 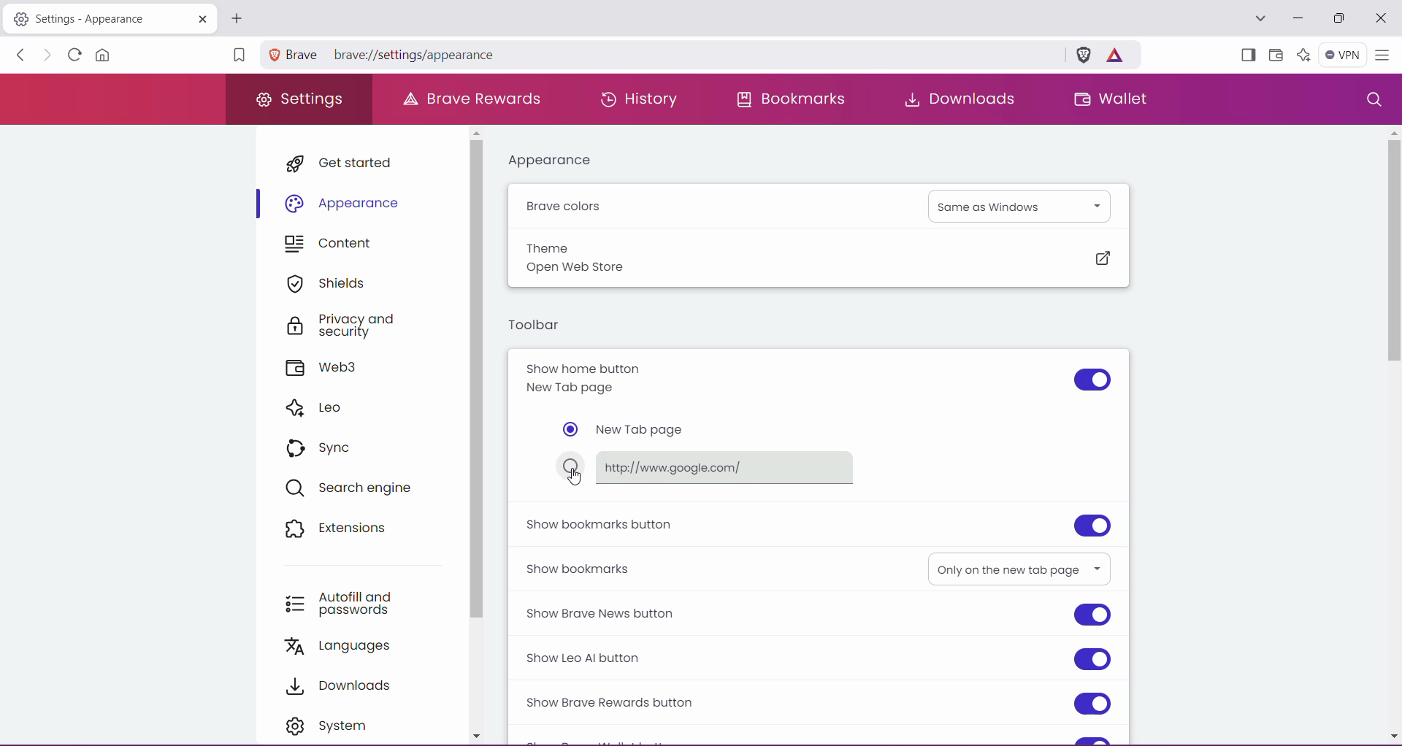 I want to click on Settings, so click(x=300, y=100).